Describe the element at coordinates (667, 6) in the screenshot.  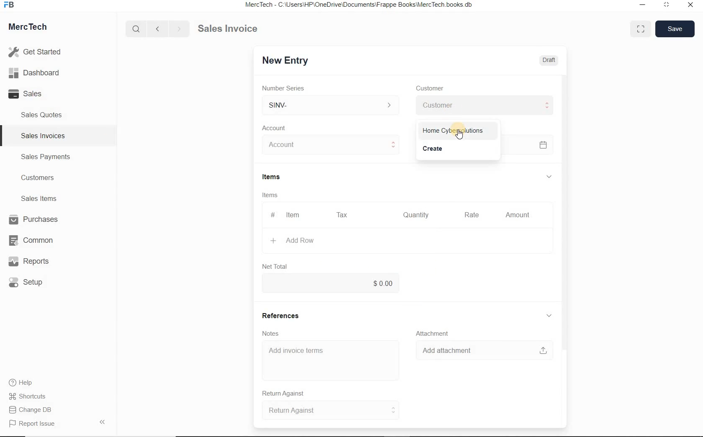
I see `Maximum` at that location.